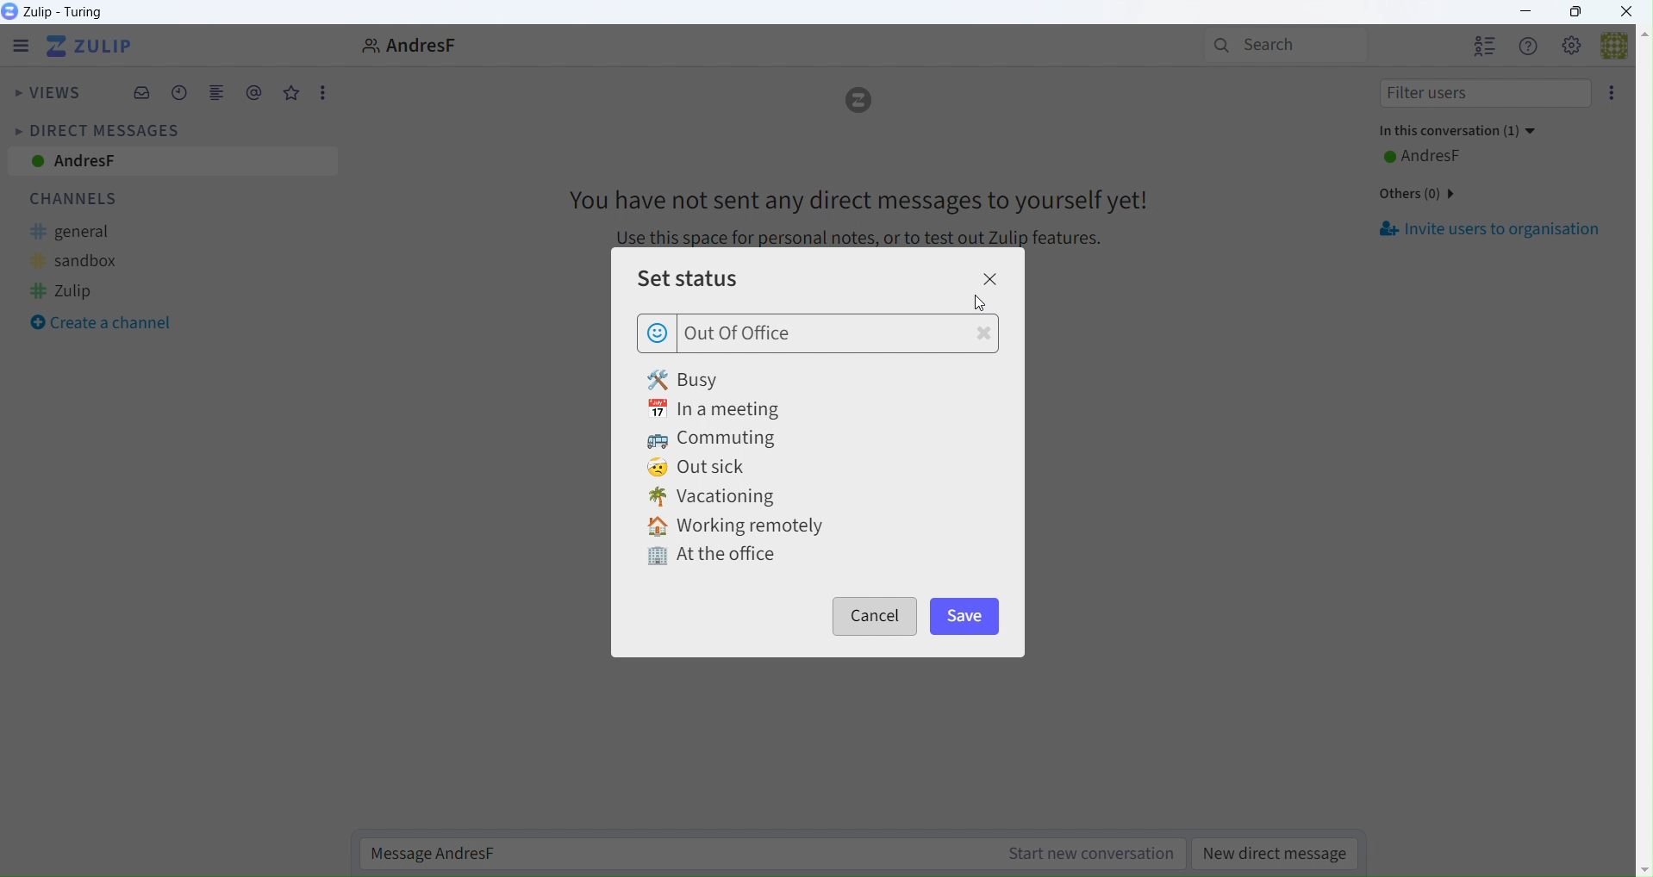  I want to click on Out sick, so click(702, 468).